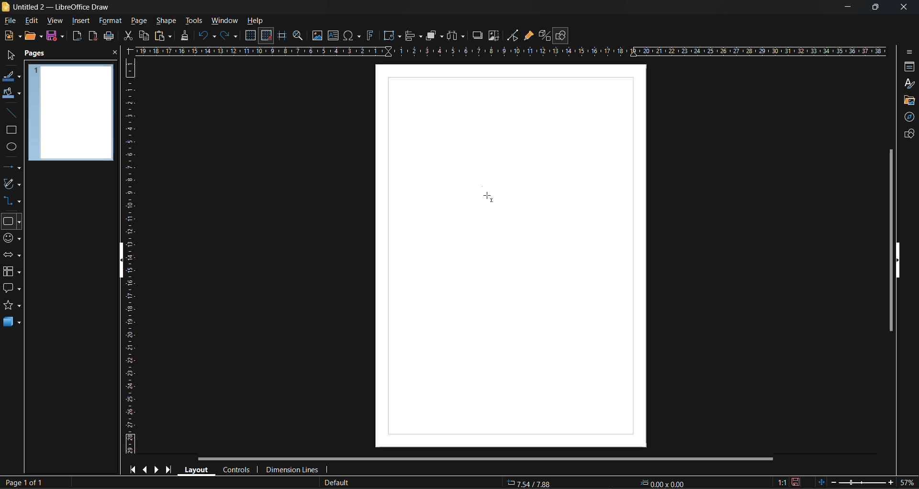  What do you see at coordinates (78, 37) in the screenshot?
I see `export` at bounding box center [78, 37].